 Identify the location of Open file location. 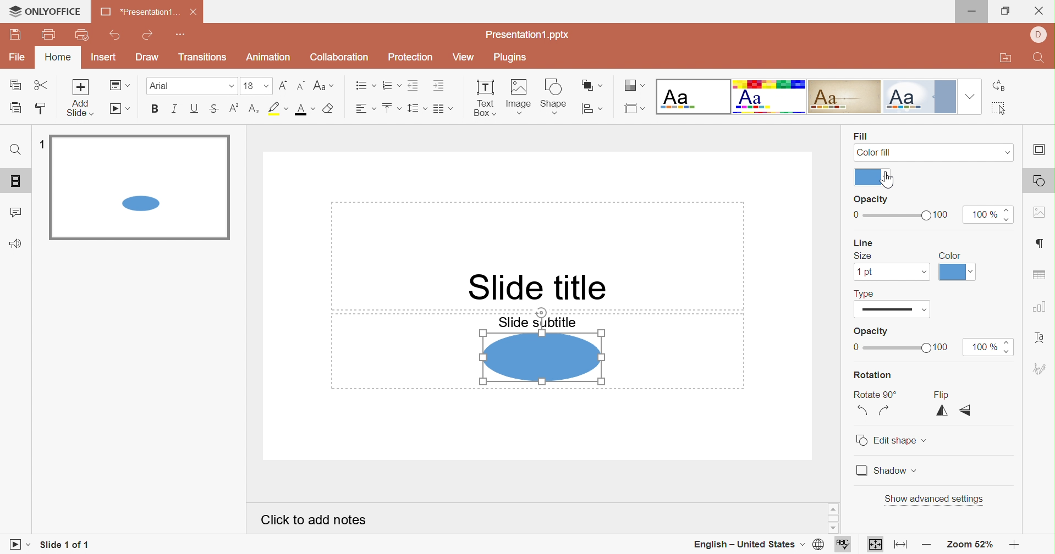
(1005, 59).